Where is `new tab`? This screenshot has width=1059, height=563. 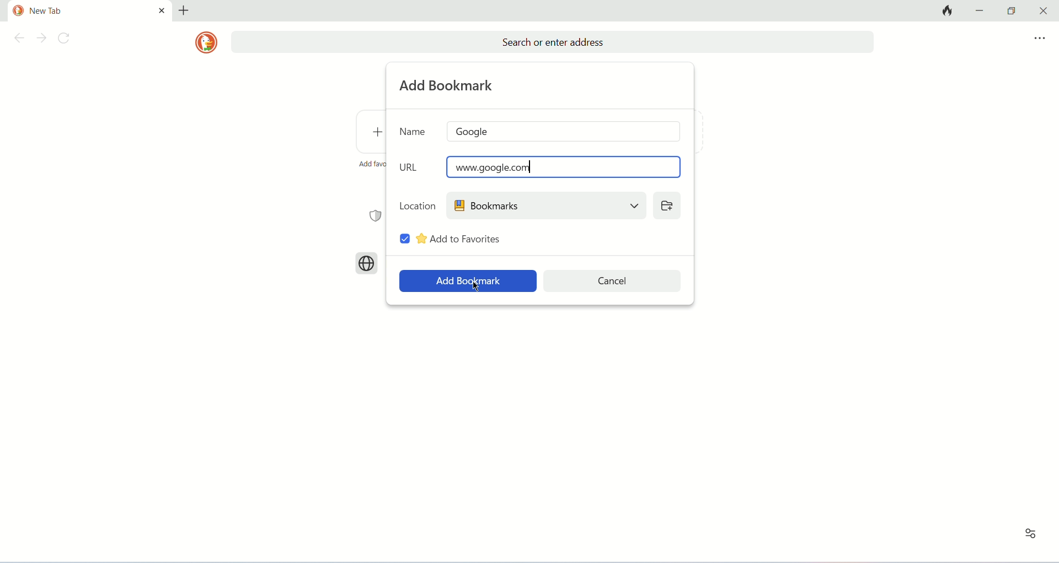 new tab is located at coordinates (184, 10).